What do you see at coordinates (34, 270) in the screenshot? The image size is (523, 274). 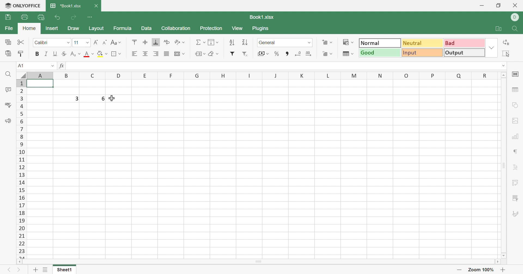 I see `Add sheet` at bounding box center [34, 270].